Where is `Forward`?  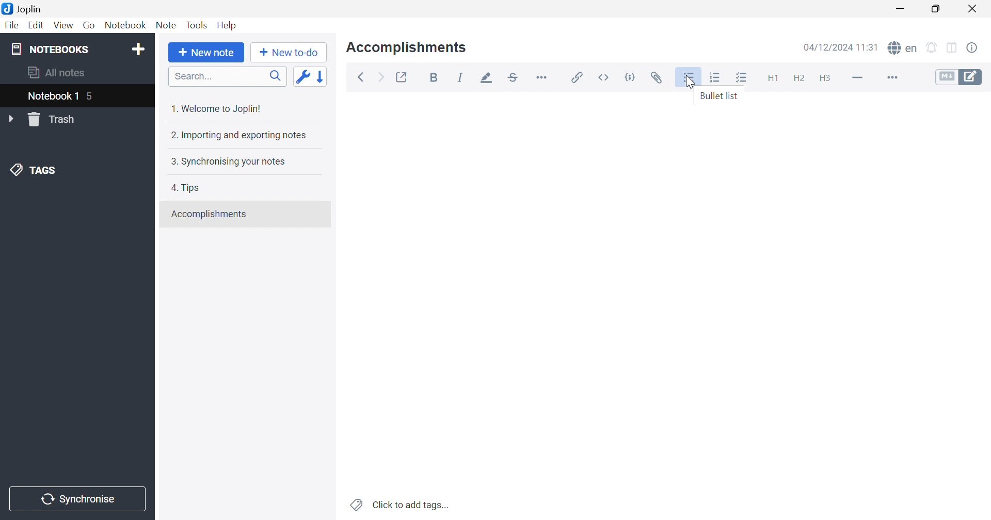
Forward is located at coordinates (380, 76).